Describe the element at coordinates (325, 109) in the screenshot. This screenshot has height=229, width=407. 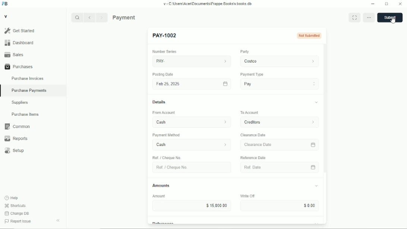
I see `vertical scrollbar` at that location.